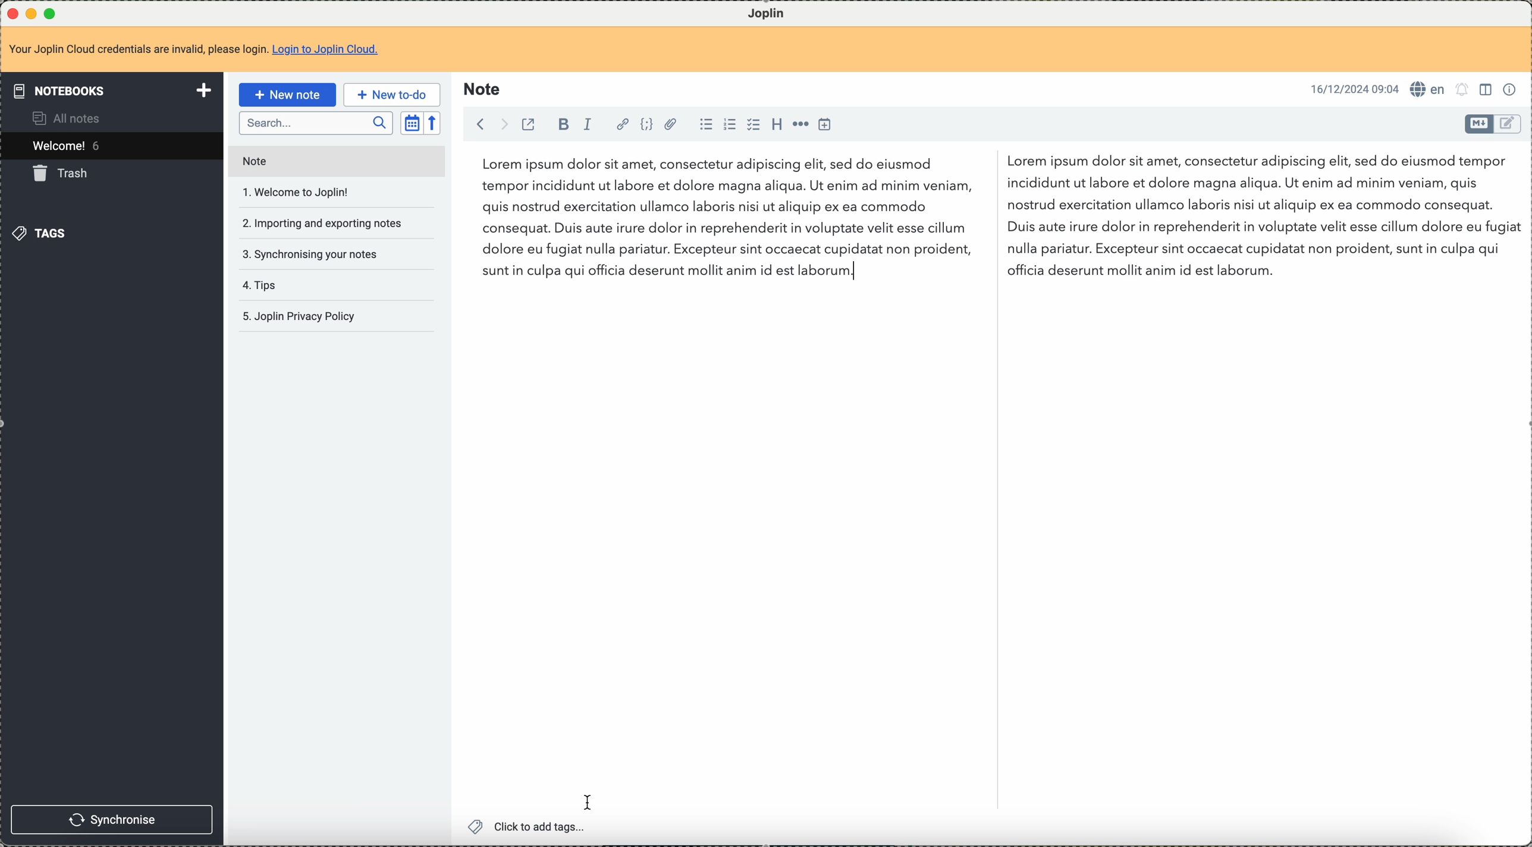 This screenshot has width=1532, height=847. Describe the element at coordinates (526, 827) in the screenshot. I see `click to add tags` at that location.